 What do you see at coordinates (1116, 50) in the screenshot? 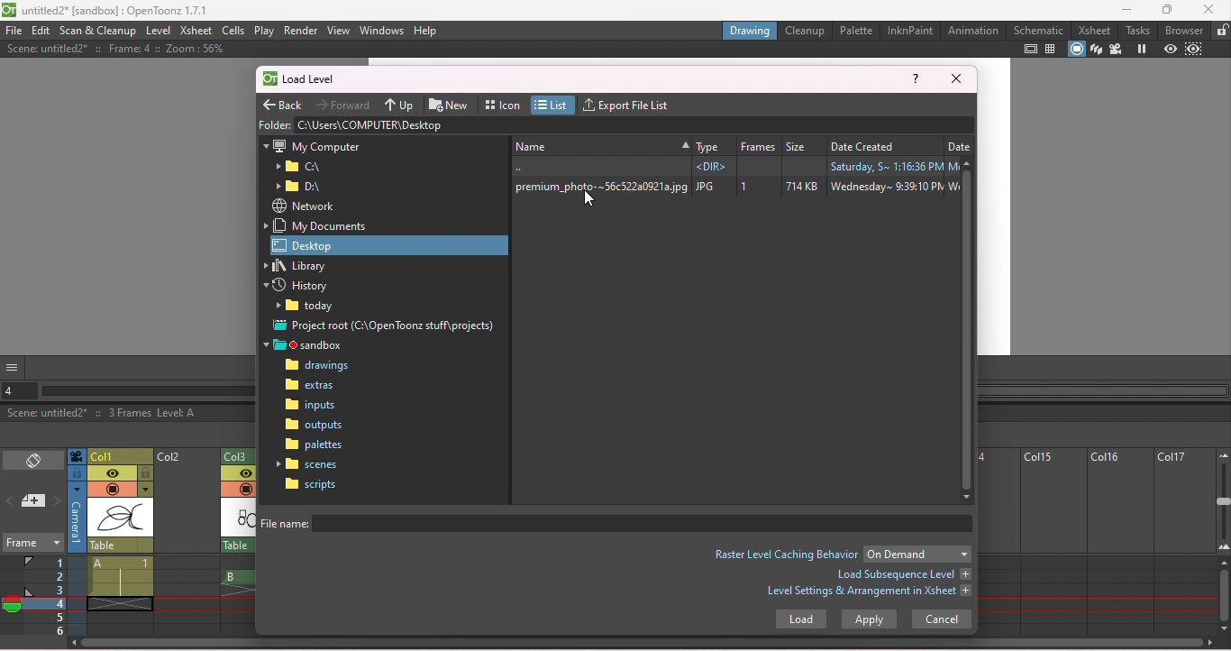
I see `Camera view` at bounding box center [1116, 50].